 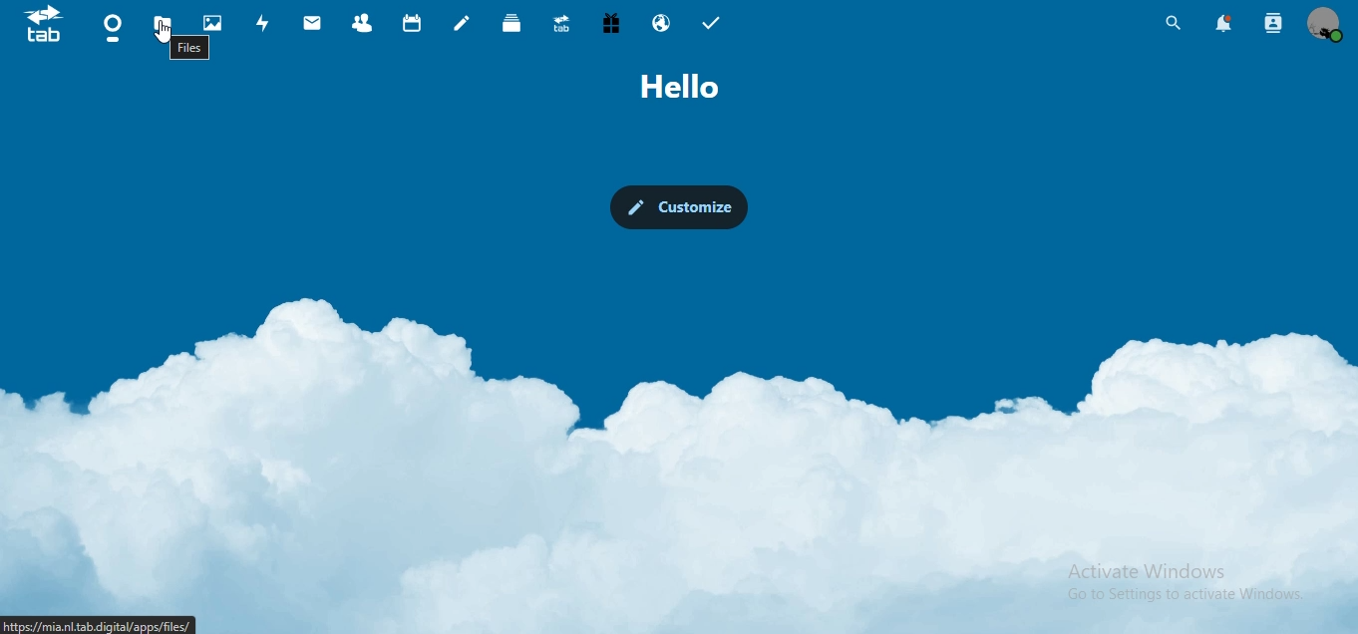 What do you see at coordinates (115, 29) in the screenshot?
I see `dashboard` at bounding box center [115, 29].